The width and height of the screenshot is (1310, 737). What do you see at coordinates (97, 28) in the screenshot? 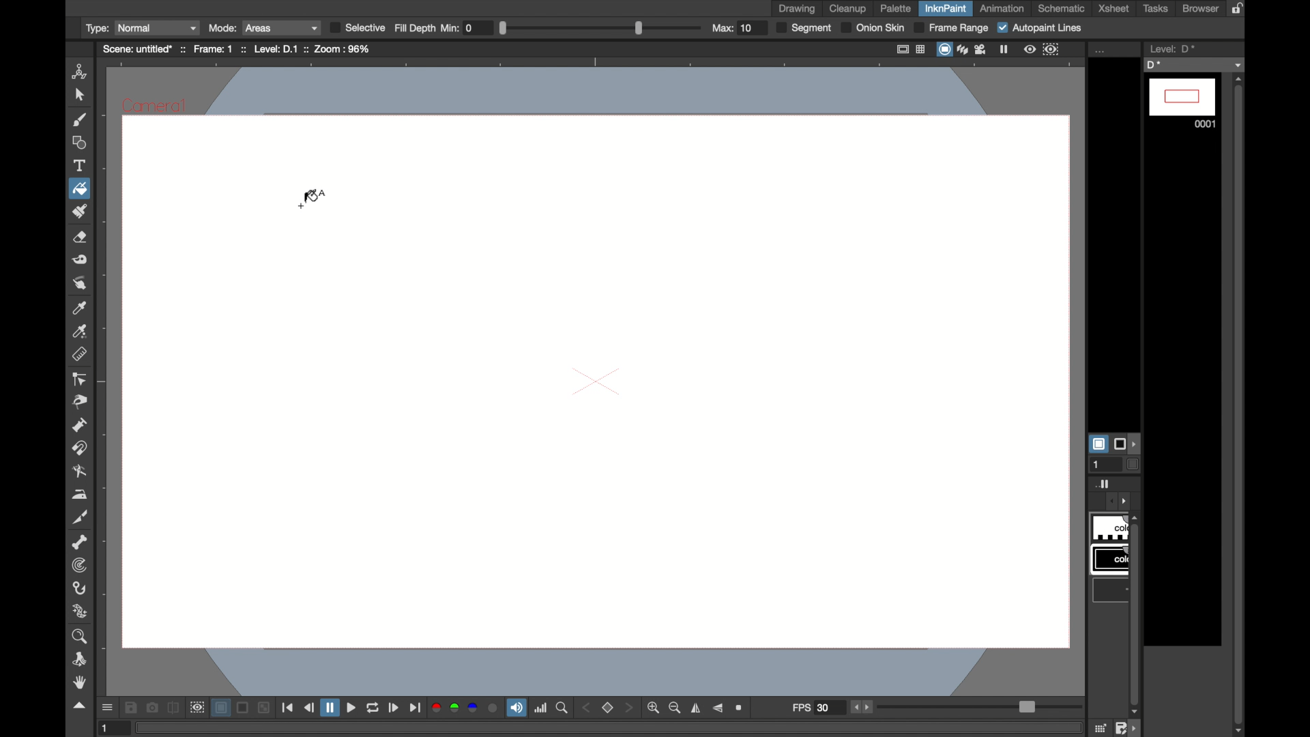
I see `Type:` at bounding box center [97, 28].